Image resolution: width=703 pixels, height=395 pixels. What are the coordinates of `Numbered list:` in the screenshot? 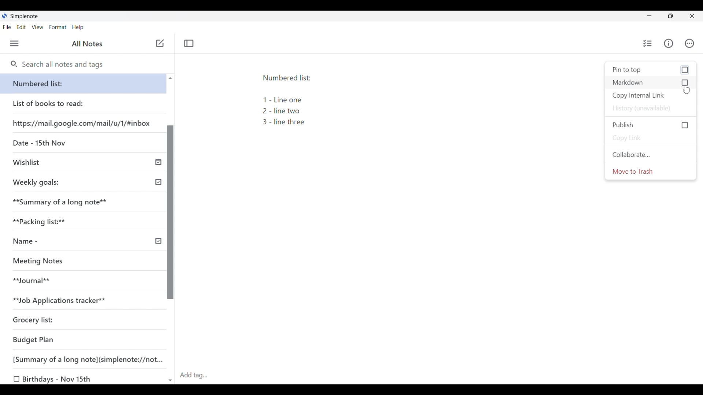 It's located at (290, 80).